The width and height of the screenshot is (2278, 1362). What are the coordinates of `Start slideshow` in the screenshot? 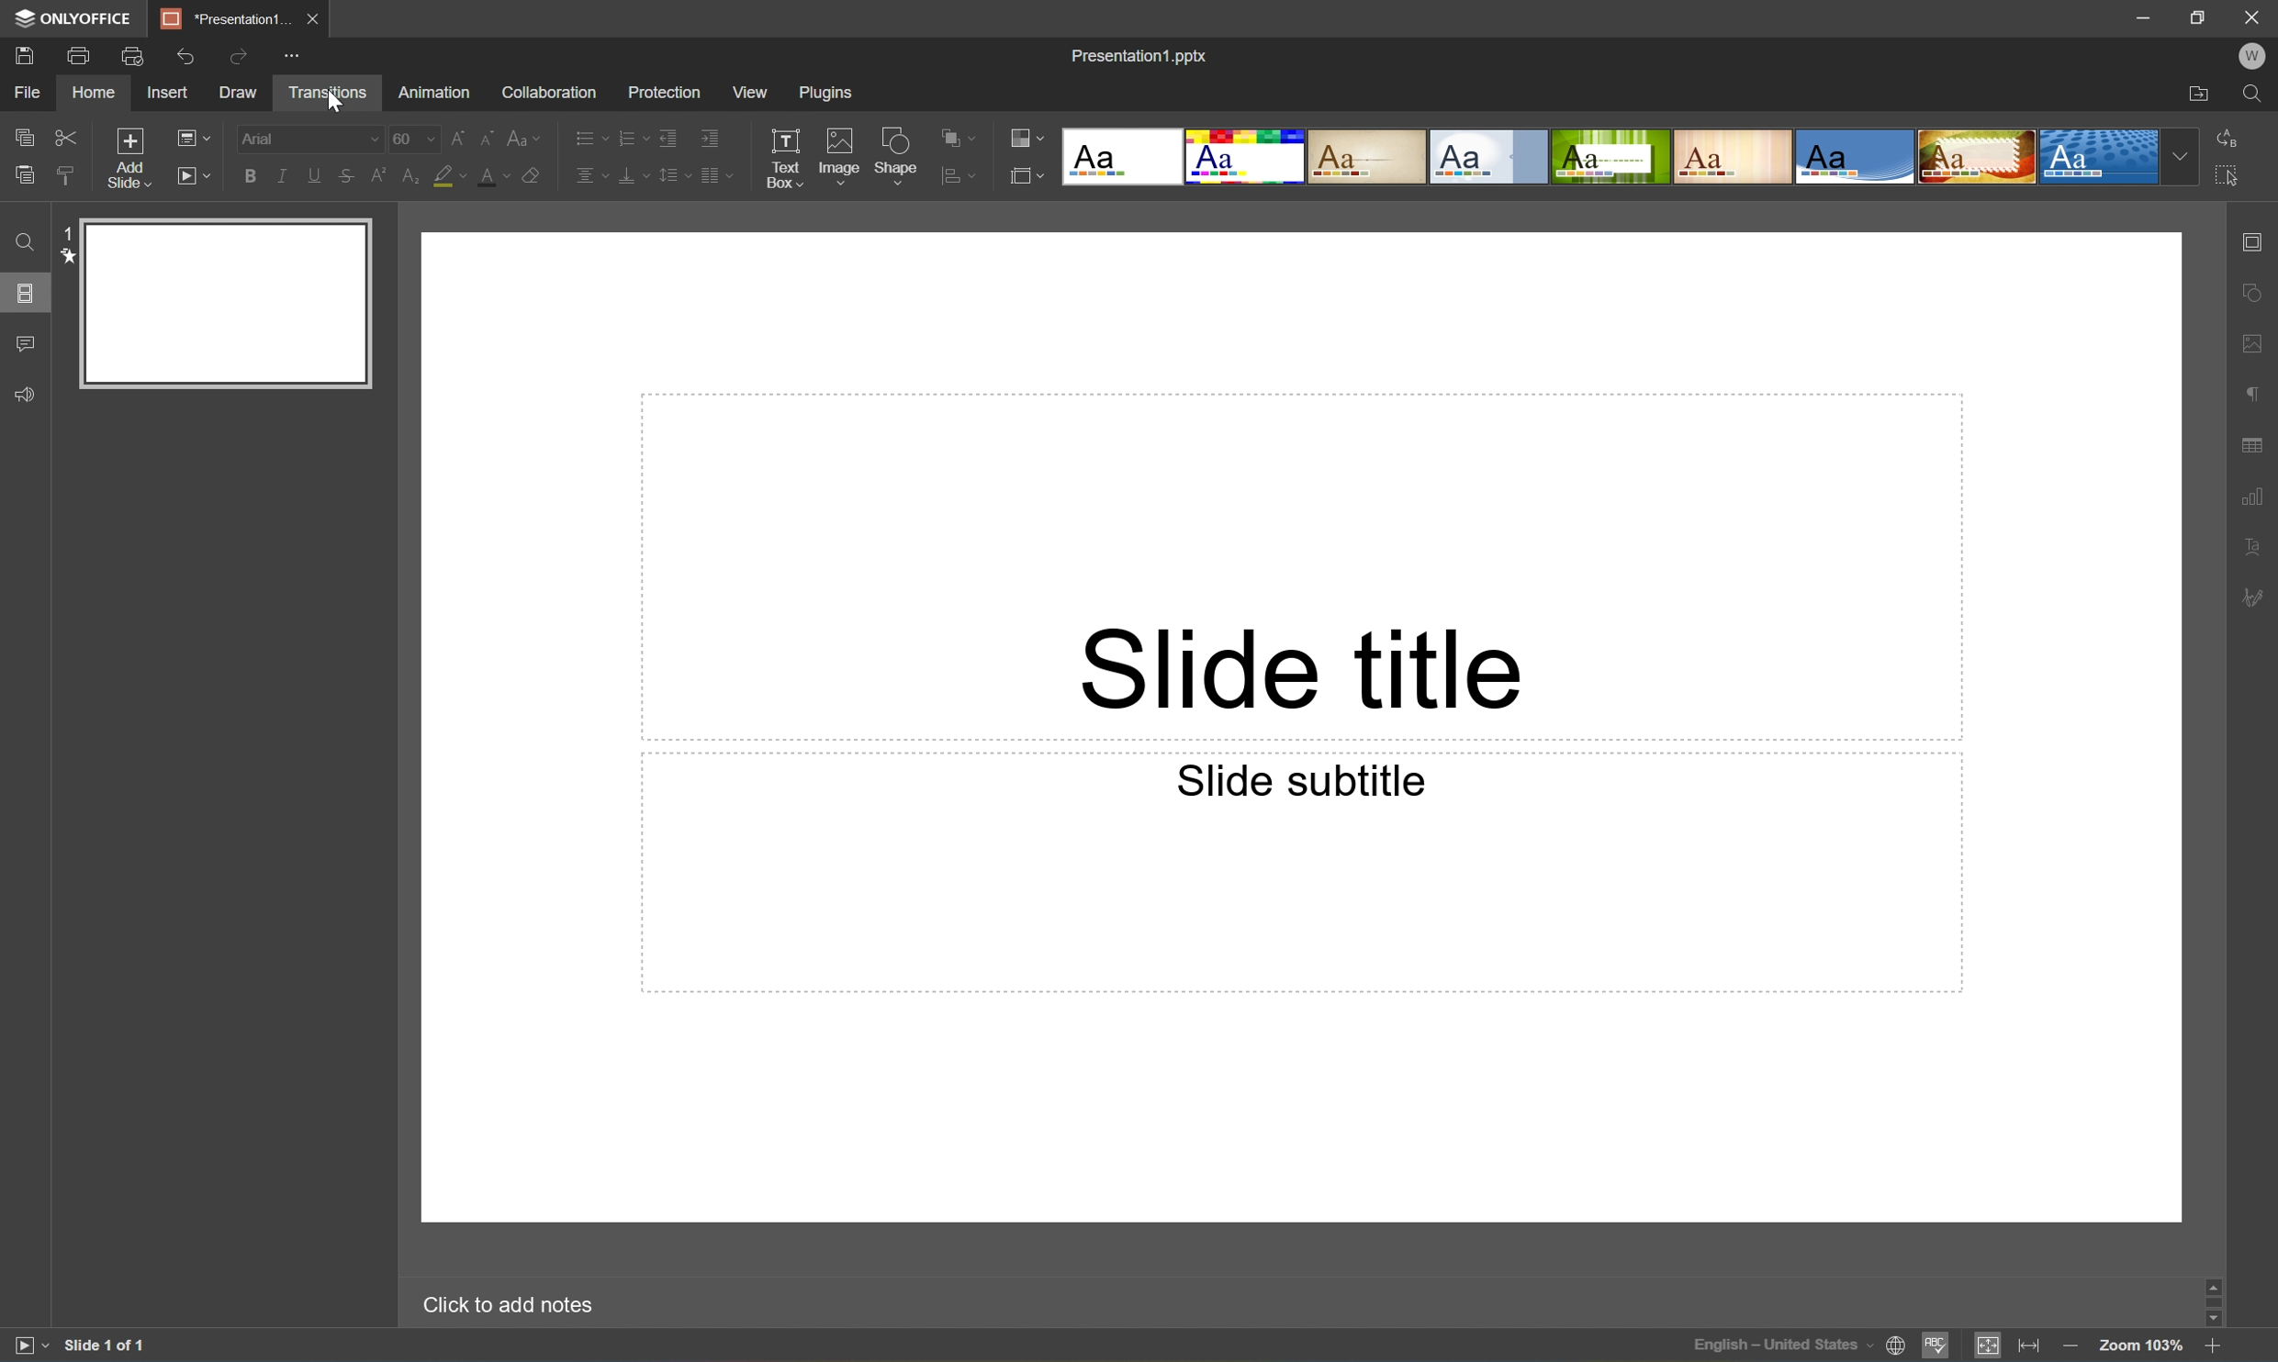 It's located at (196, 176).